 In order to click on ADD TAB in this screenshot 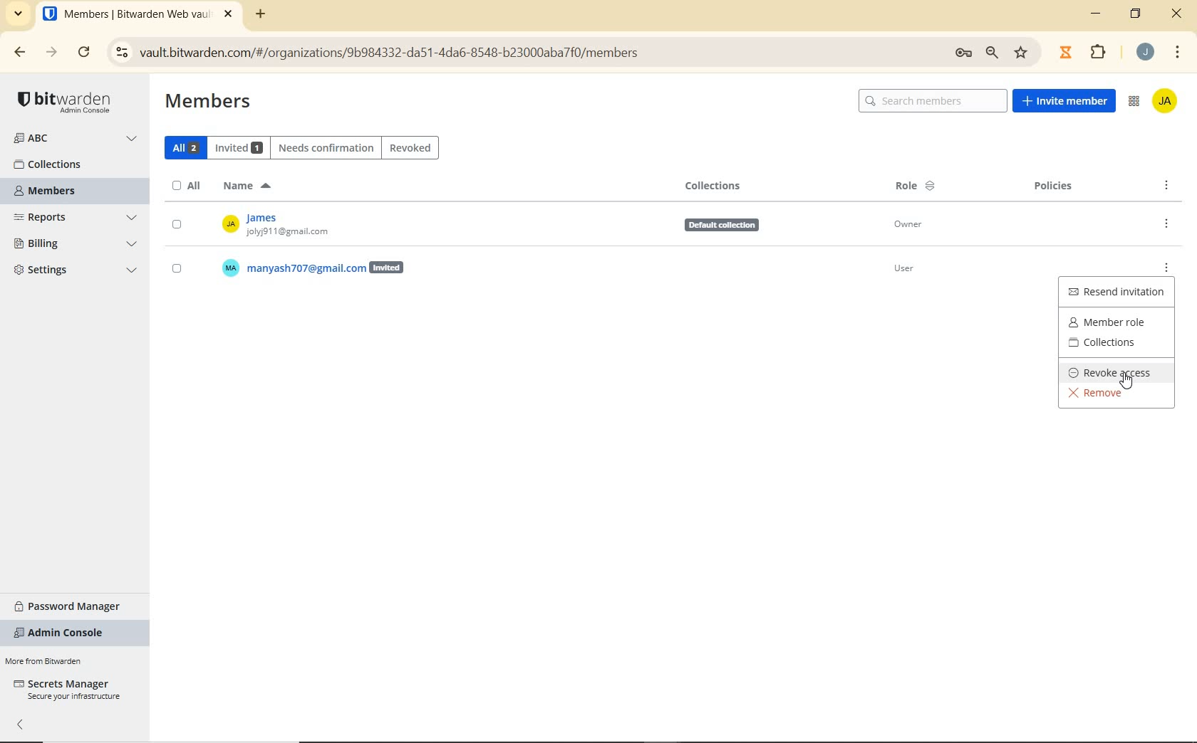, I will do `click(258, 16)`.